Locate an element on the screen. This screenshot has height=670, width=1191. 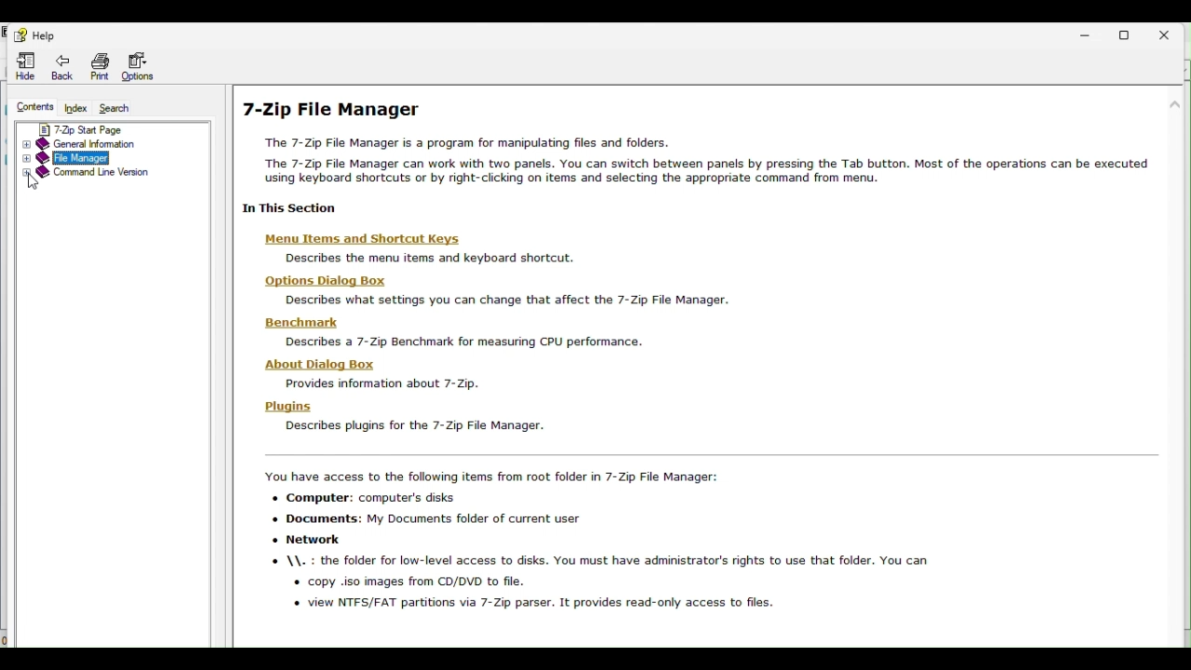
You have access to the following items from root folder in 7-Zip File Manager:
+ Computer: computer's disks
+ Documents: My Documents folder of current user
«+ Network
© \\. : the folder for low-level access to disks. You must have administrator's rights to use that folder. You can
« copy .iso images from CD/DVD to file.
« view NTFS/FAT partitions via 7-Zip parser. It provides read-only access to files. is located at coordinates (597, 540).